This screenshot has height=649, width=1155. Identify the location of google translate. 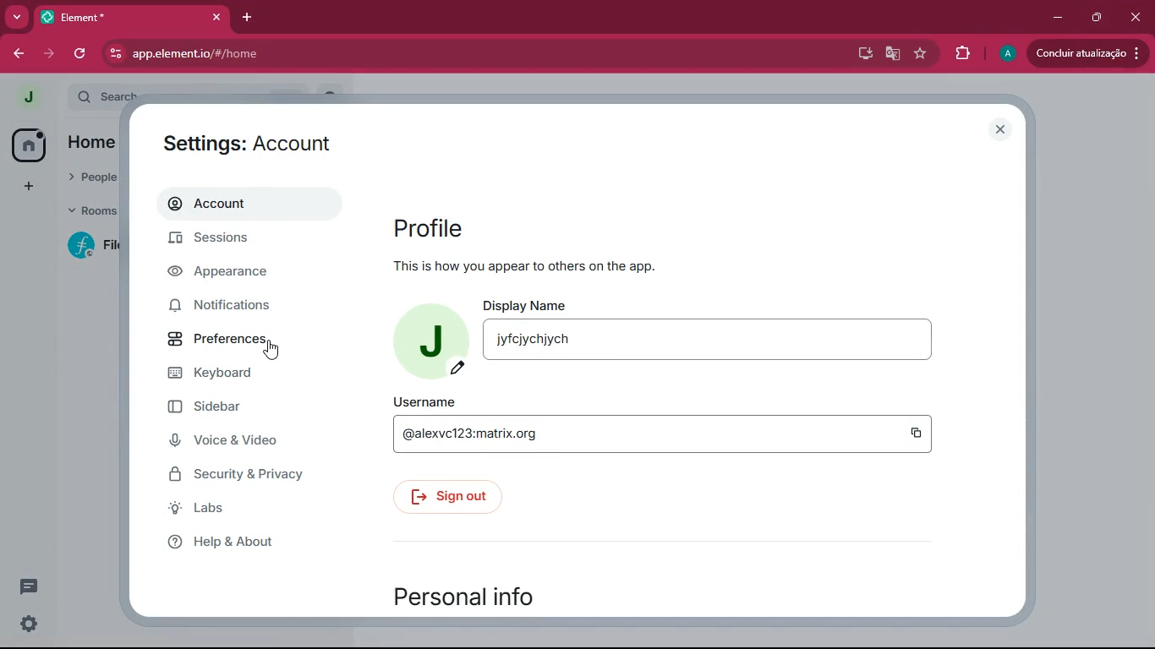
(891, 55).